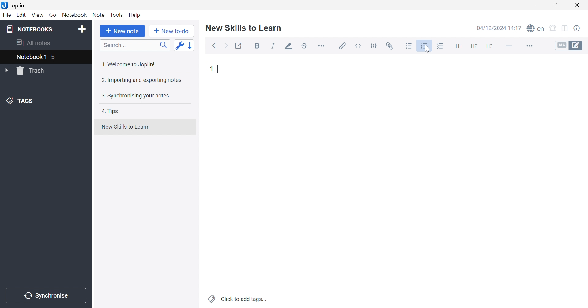 Image resolution: width=588 pixels, height=308 pixels. What do you see at coordinates (566, 29) in the screenshot?
I see `Toggle editor layout` at bounding box center [566, 29].